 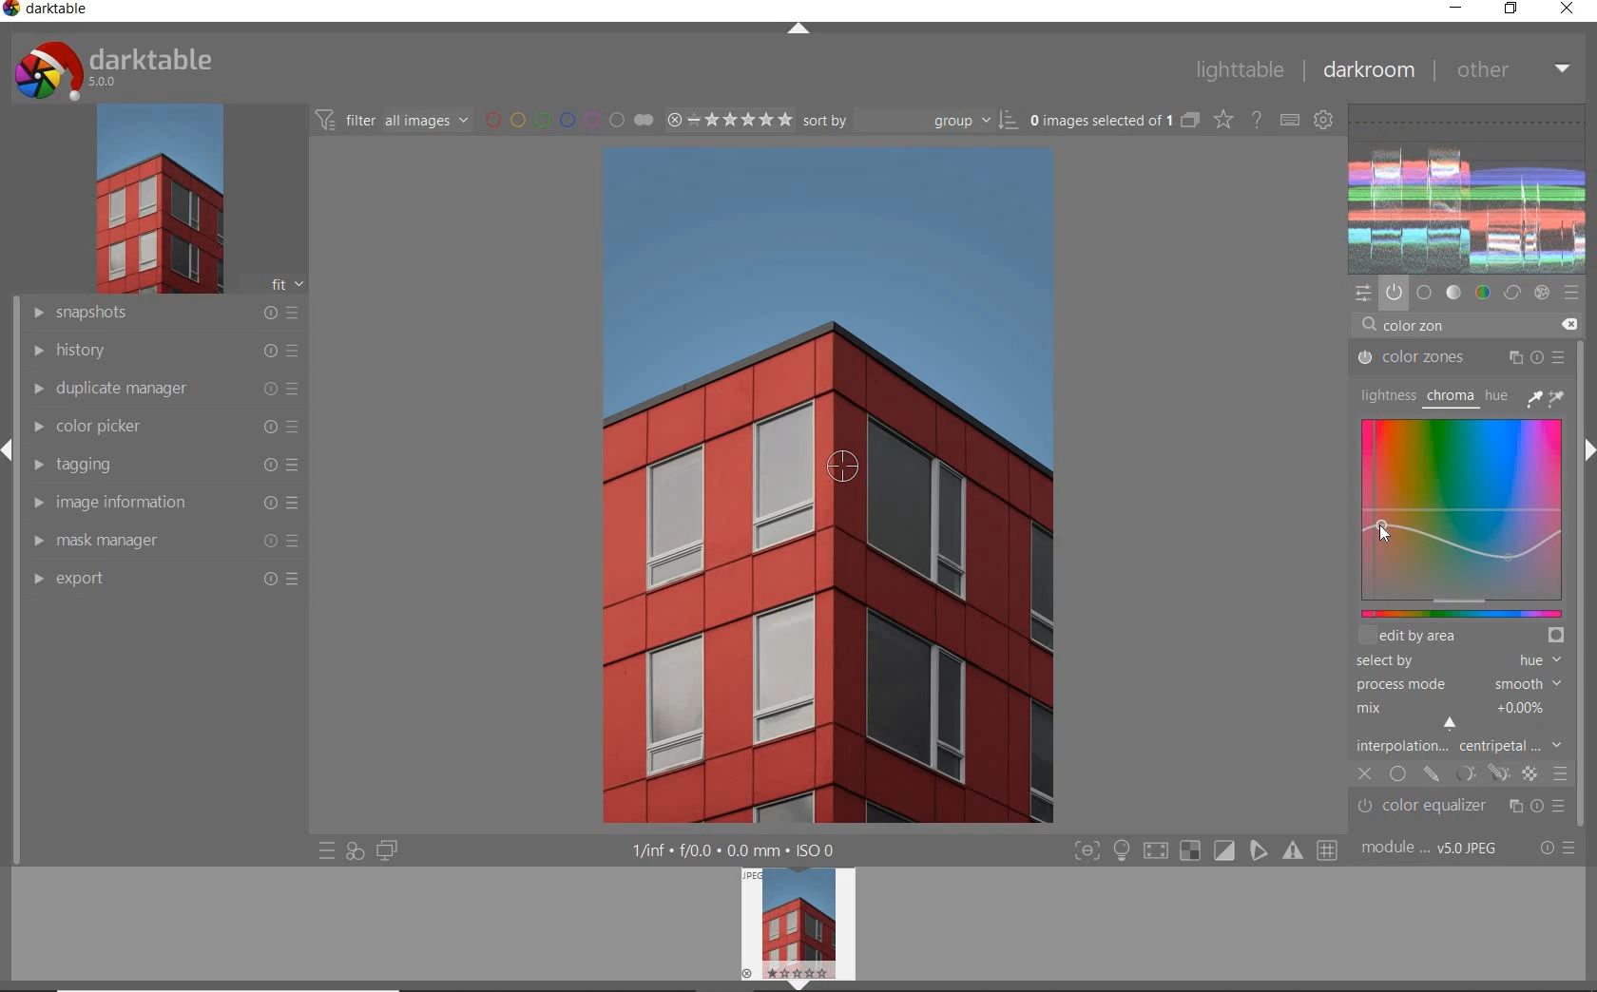 What do you see at coordinates (1385, 394) in the screenshot?
I see `LIGHTNESS` at bounding box center [1385, 394].